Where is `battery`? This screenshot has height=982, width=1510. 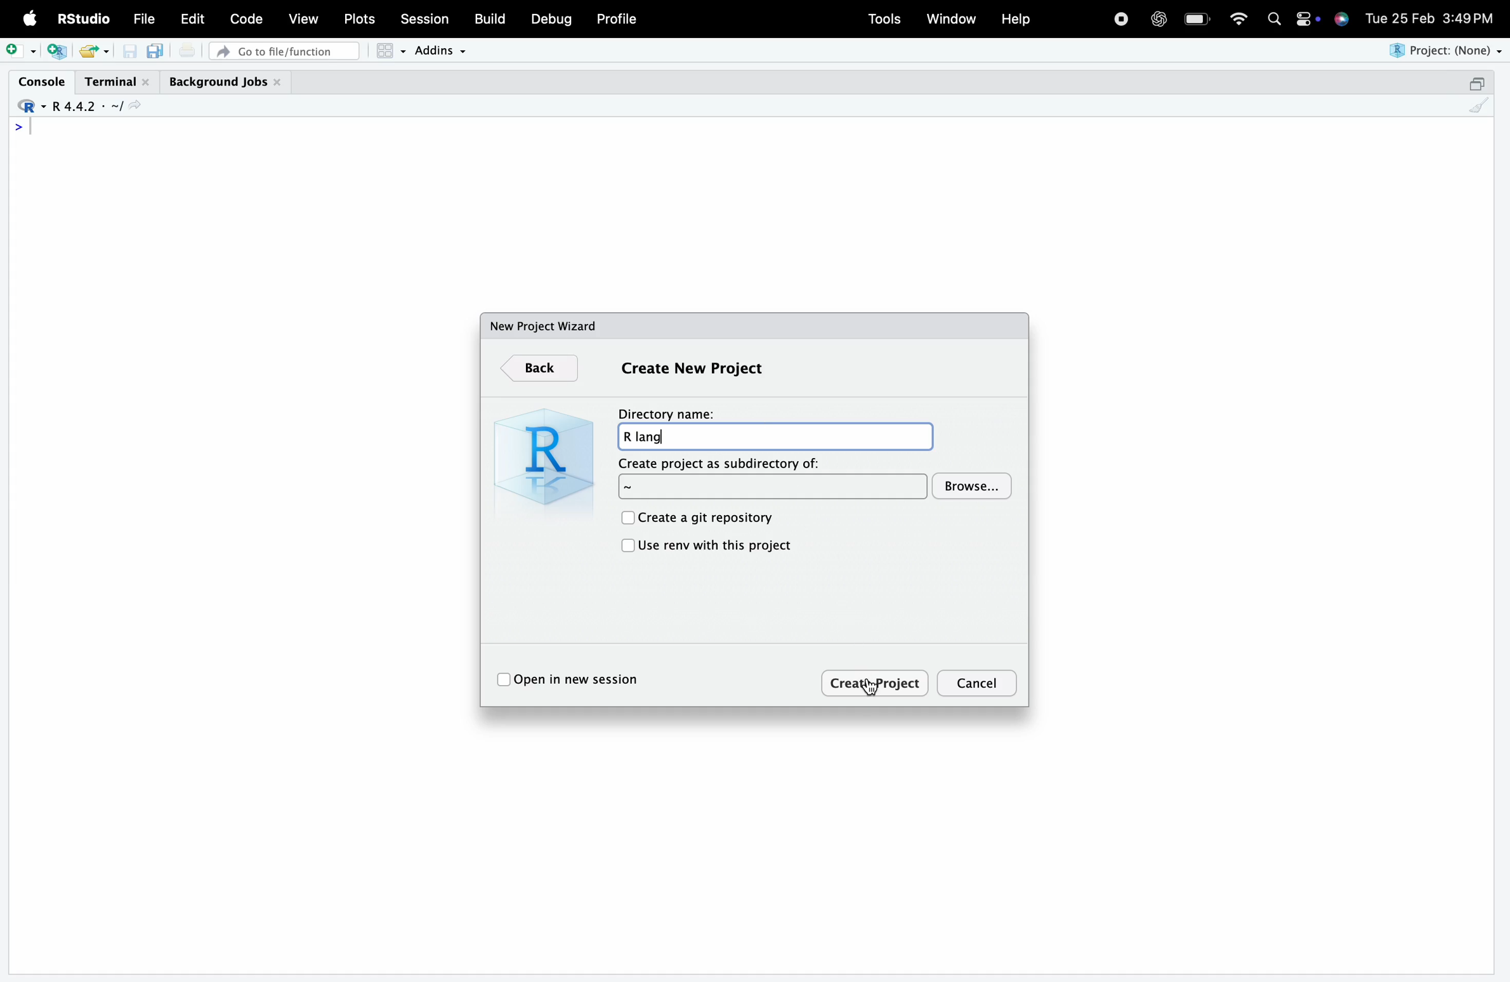
battery is located at coordinates (1197, 19).